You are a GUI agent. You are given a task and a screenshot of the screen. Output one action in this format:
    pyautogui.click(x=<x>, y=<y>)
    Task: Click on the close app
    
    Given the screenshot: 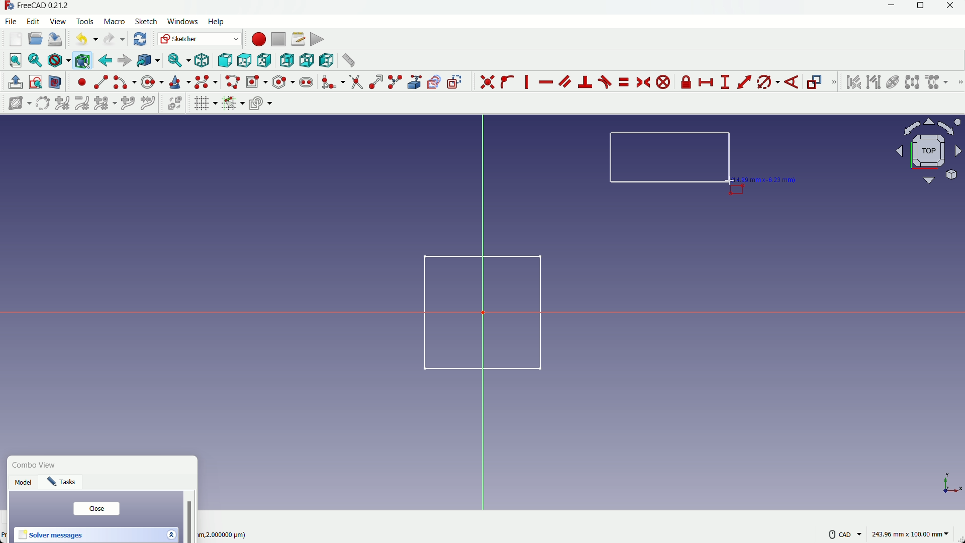 What is the action you would take?
    pyautogui.click(x=953, y=8)
    